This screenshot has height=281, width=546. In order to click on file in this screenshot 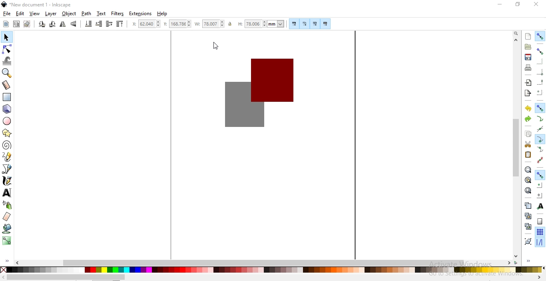, I will do `click(7, 14)`.